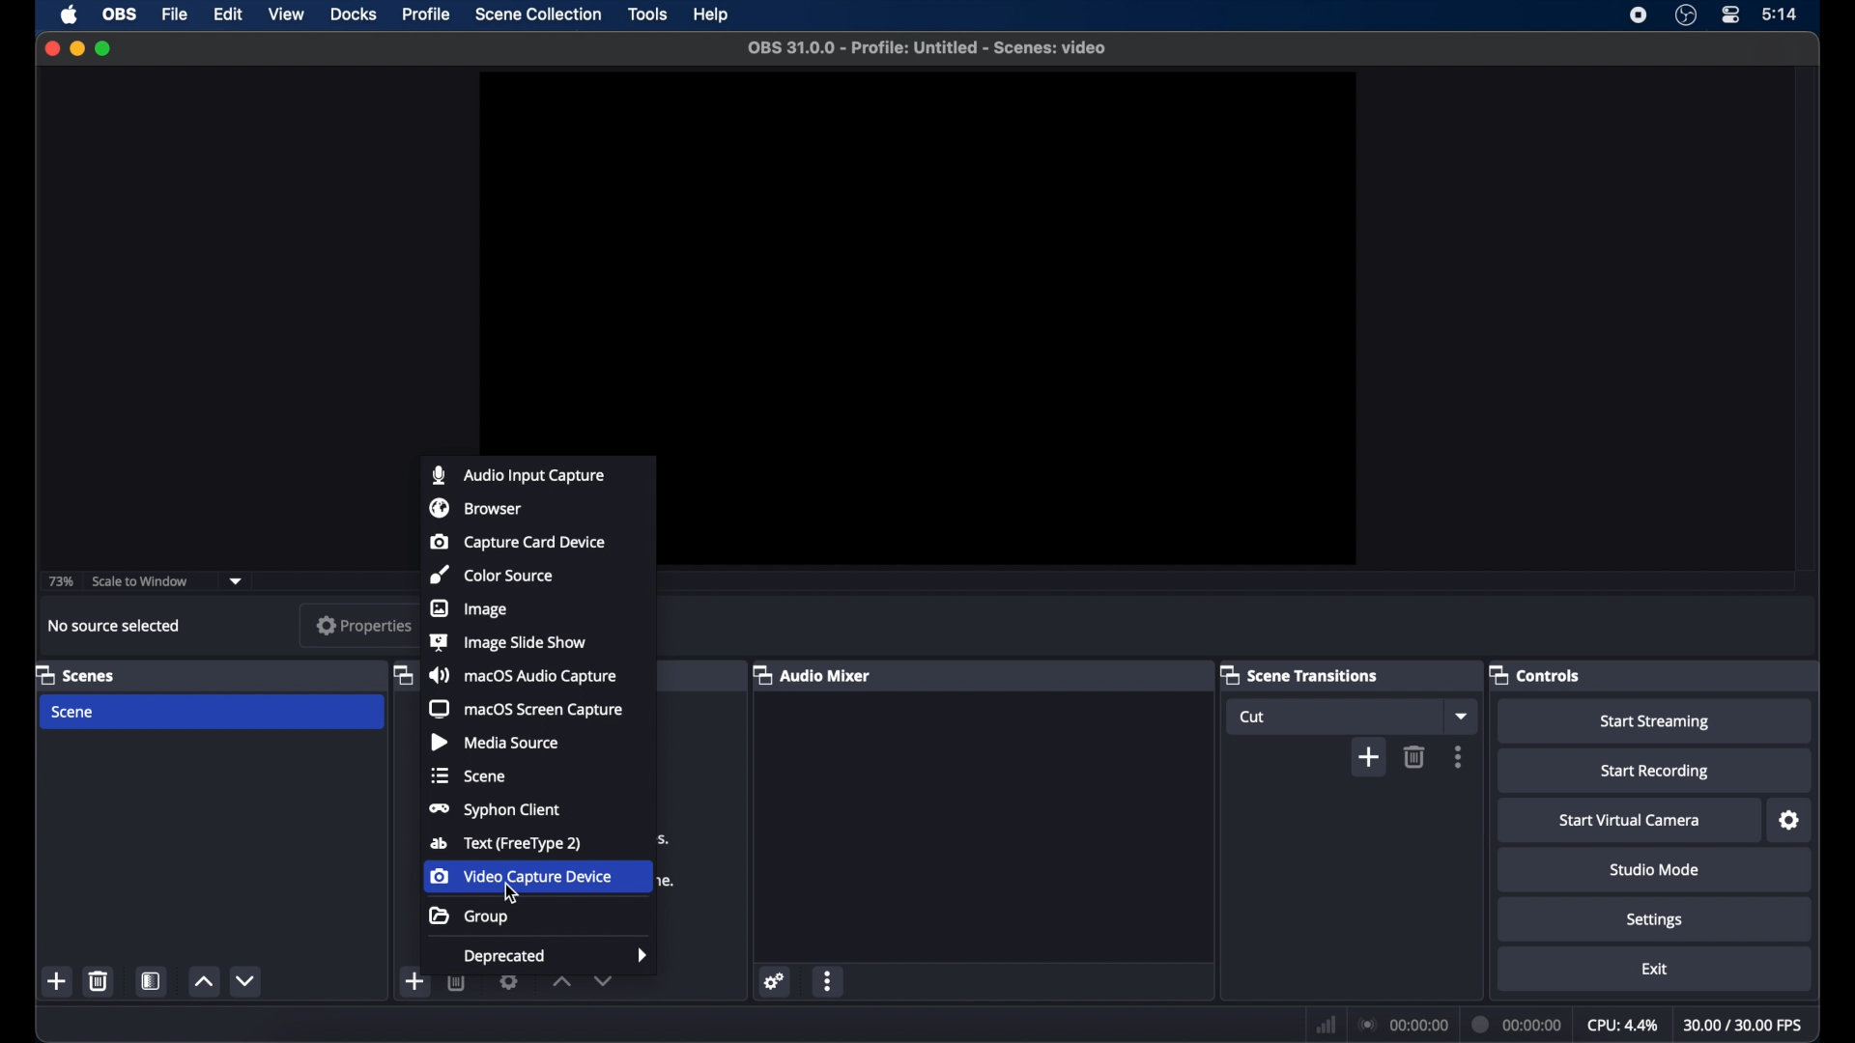 Image resolution: width=1855 pixels, height=1043 pixels. What do you see at coordinates (1414, 757) in the screenshot?
I see `delete` at bounding box center [1414, 757].